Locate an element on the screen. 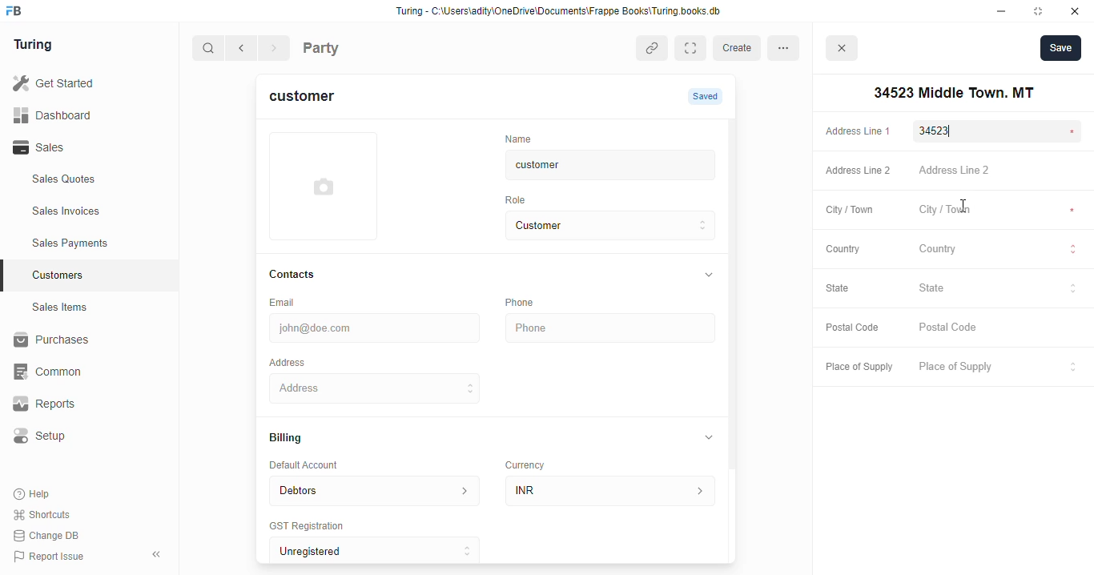 Image resolution: width=1094 pixels, height=575 pixels. search is located at coordinates (209, 50).